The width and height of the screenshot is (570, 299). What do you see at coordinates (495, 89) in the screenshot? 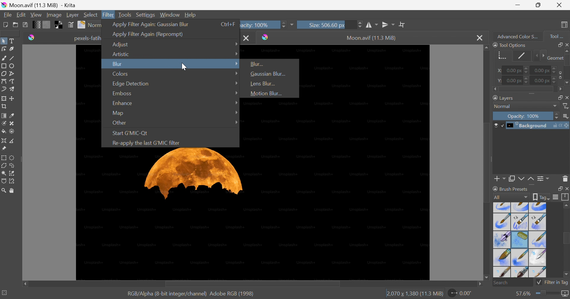
I see `Scroll left` at bounding box center [495, 89].